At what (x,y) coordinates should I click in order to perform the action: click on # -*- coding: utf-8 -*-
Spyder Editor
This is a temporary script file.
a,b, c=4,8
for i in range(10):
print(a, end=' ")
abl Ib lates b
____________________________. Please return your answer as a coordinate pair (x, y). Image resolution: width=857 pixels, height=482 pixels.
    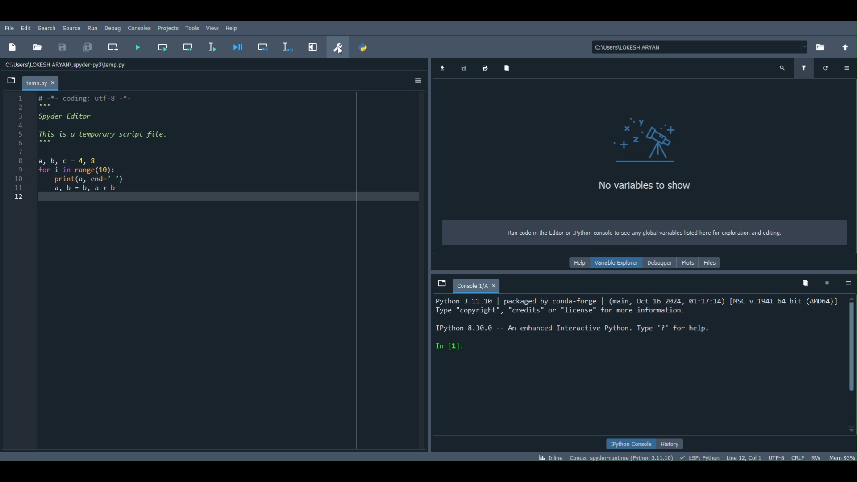
    Looking at the image, I should click on (129, 149).